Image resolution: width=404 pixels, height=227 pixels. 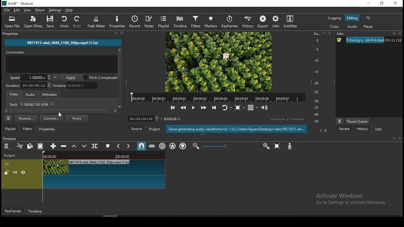 I want to click on copy, so click(x=30, y=146).